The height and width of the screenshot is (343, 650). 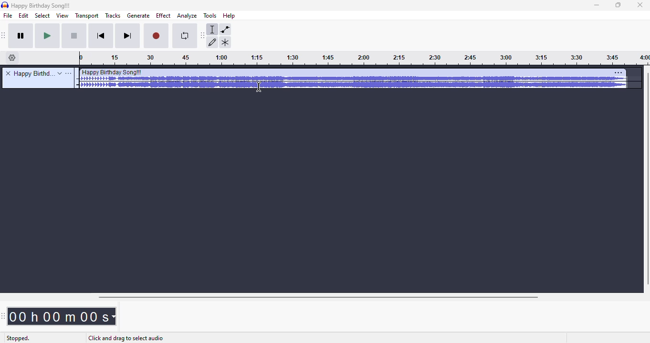 What do you see at coordinates (319, 297) in the screenshot?
I see `horizontal scroll bar` at bounding box center [319, 297].